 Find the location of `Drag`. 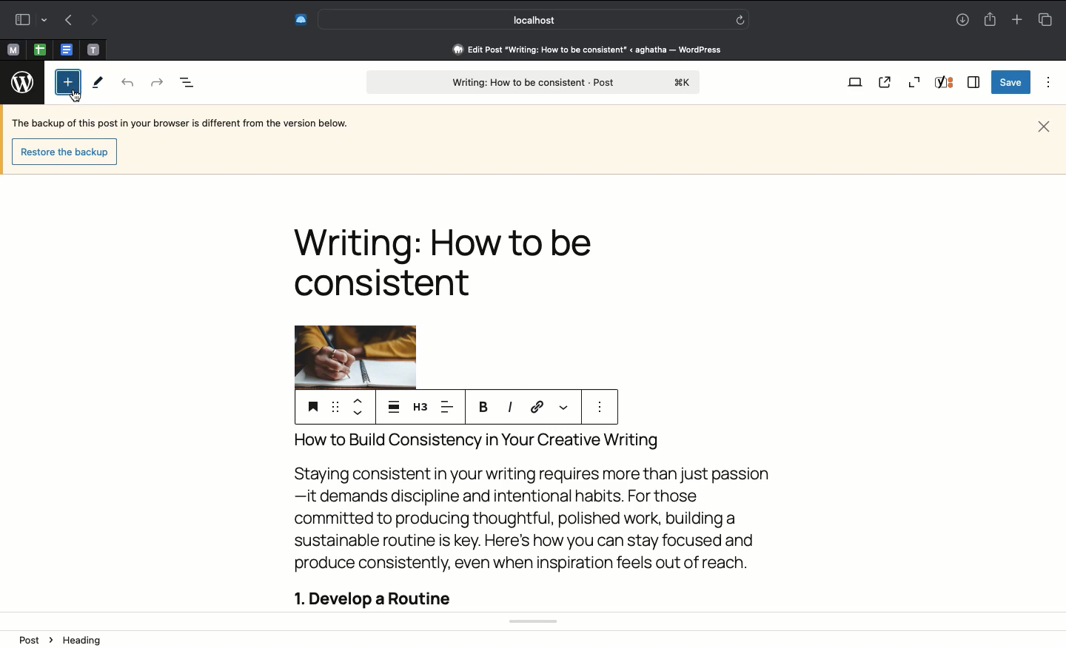

Drag is located at coordinates (335, 404).